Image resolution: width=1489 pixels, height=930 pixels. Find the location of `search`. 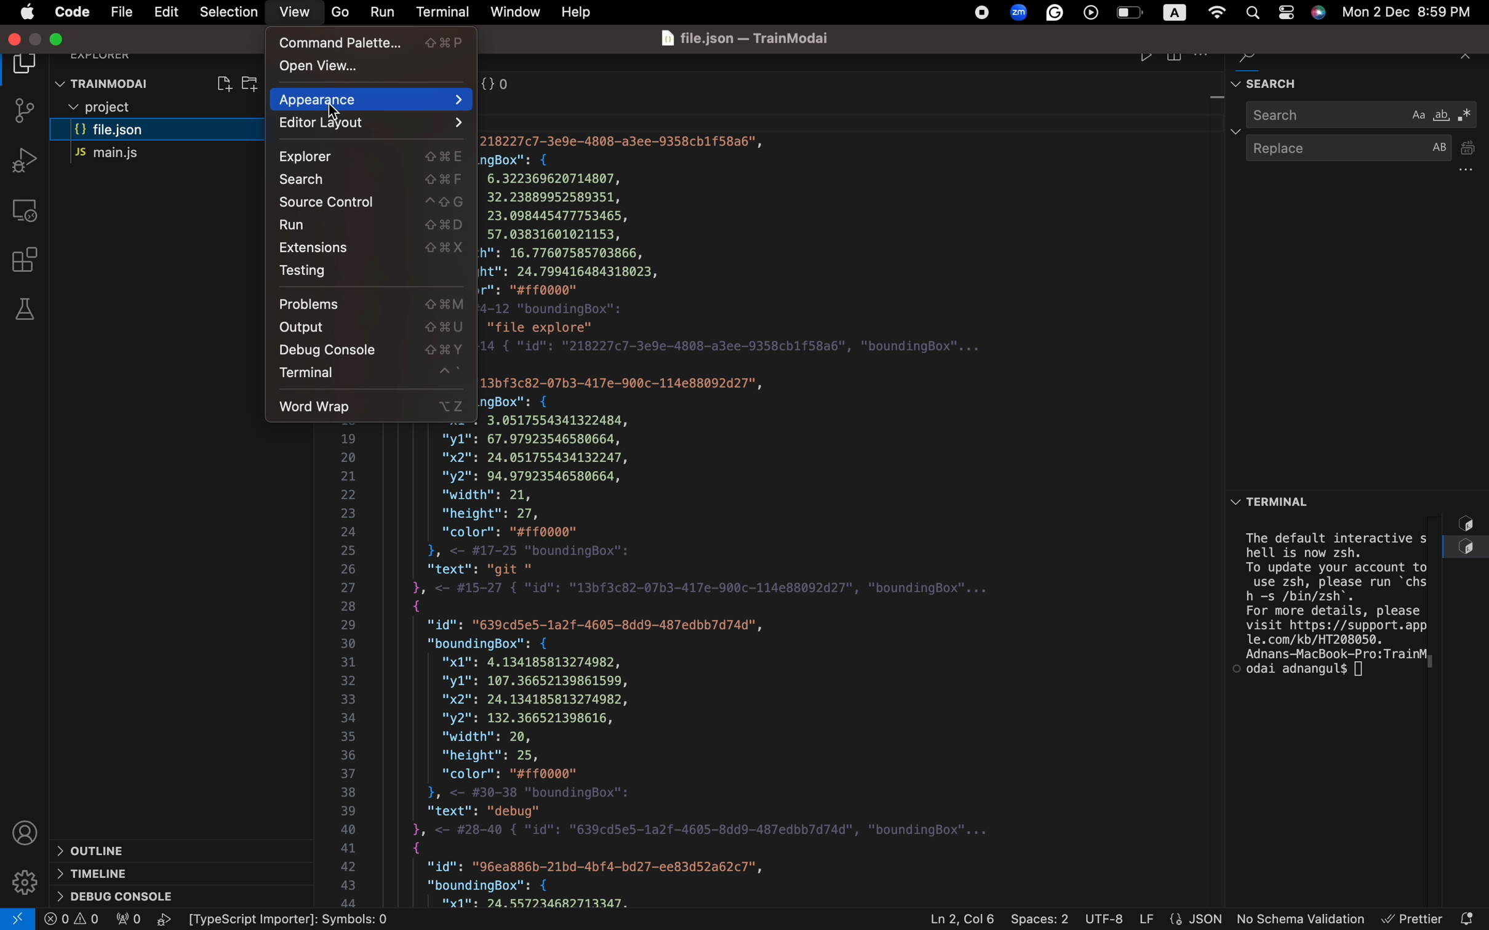

search is located at coordinates (373, 180).